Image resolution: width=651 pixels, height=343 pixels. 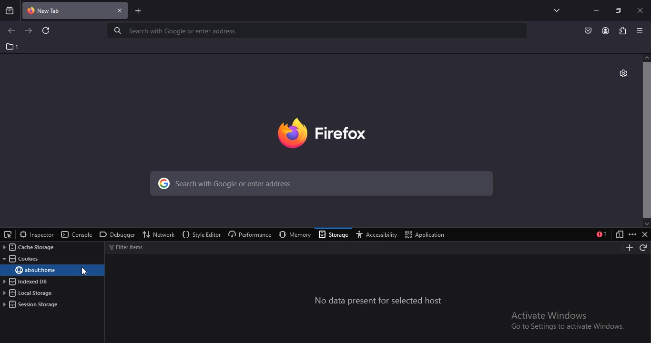 I want to click on filter items, so click(x=132, y=247).